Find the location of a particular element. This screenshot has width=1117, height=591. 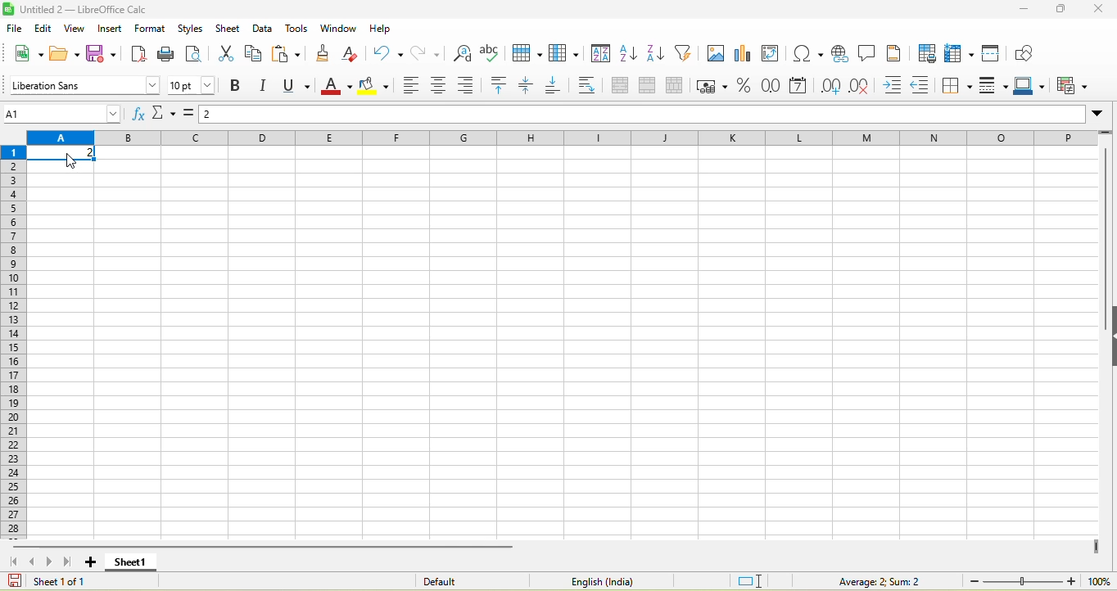

sheet 1 0f 1 is located at coordinates (52, 580).